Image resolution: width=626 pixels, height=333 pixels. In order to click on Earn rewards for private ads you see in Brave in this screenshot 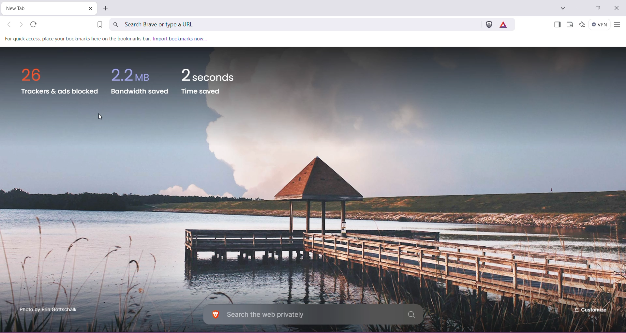, I will do `click(504, 25)`.